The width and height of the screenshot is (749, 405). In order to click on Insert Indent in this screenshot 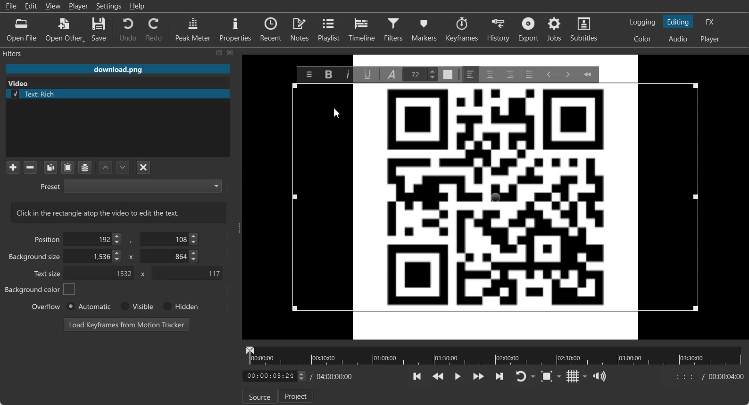, I will do `click(567, 74)`.